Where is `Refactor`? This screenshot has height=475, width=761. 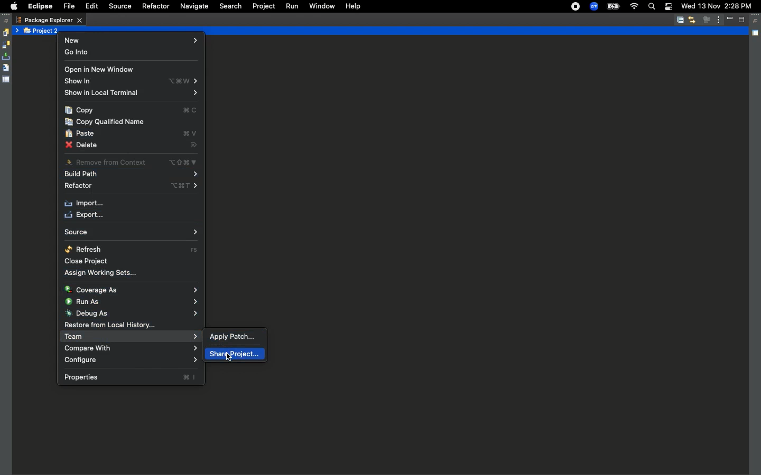 Refactor is located at coordinates (130, 187).